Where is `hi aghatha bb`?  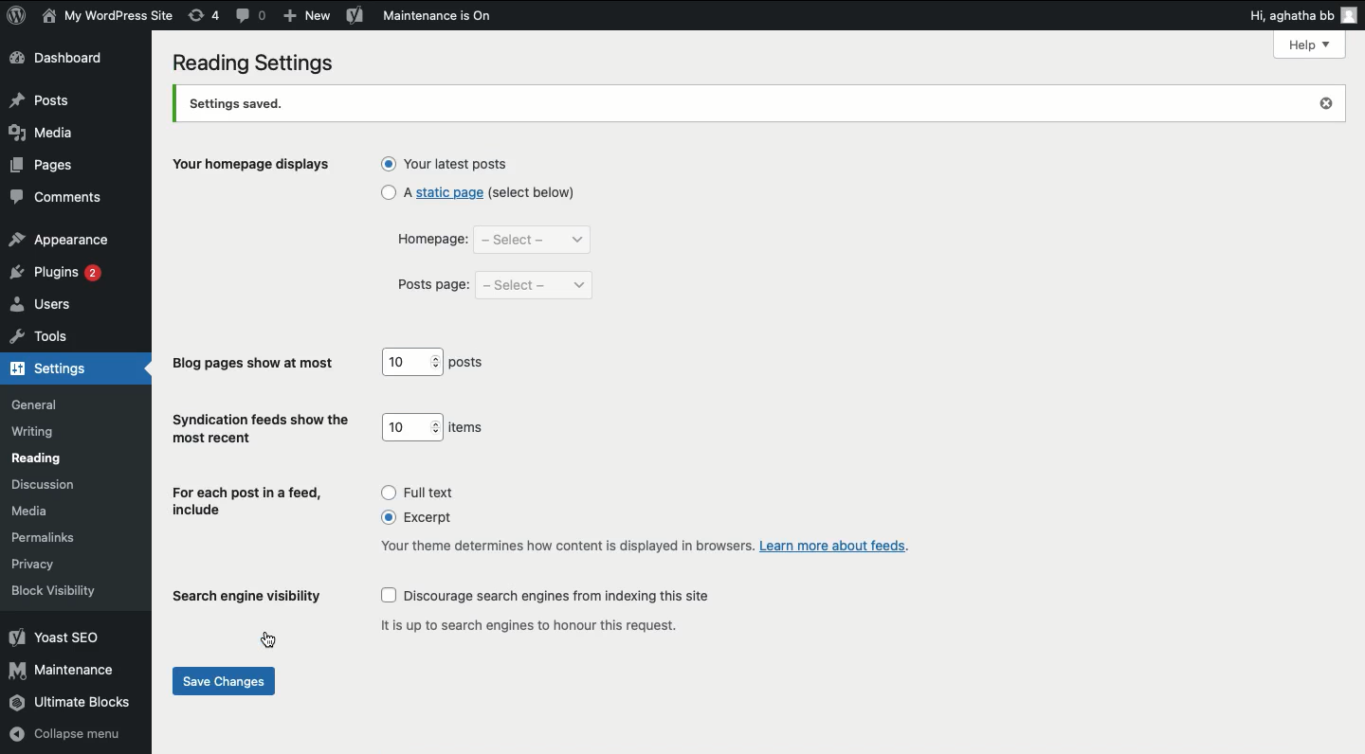
hi aghatha bb is located at coordinates (1304, 15).